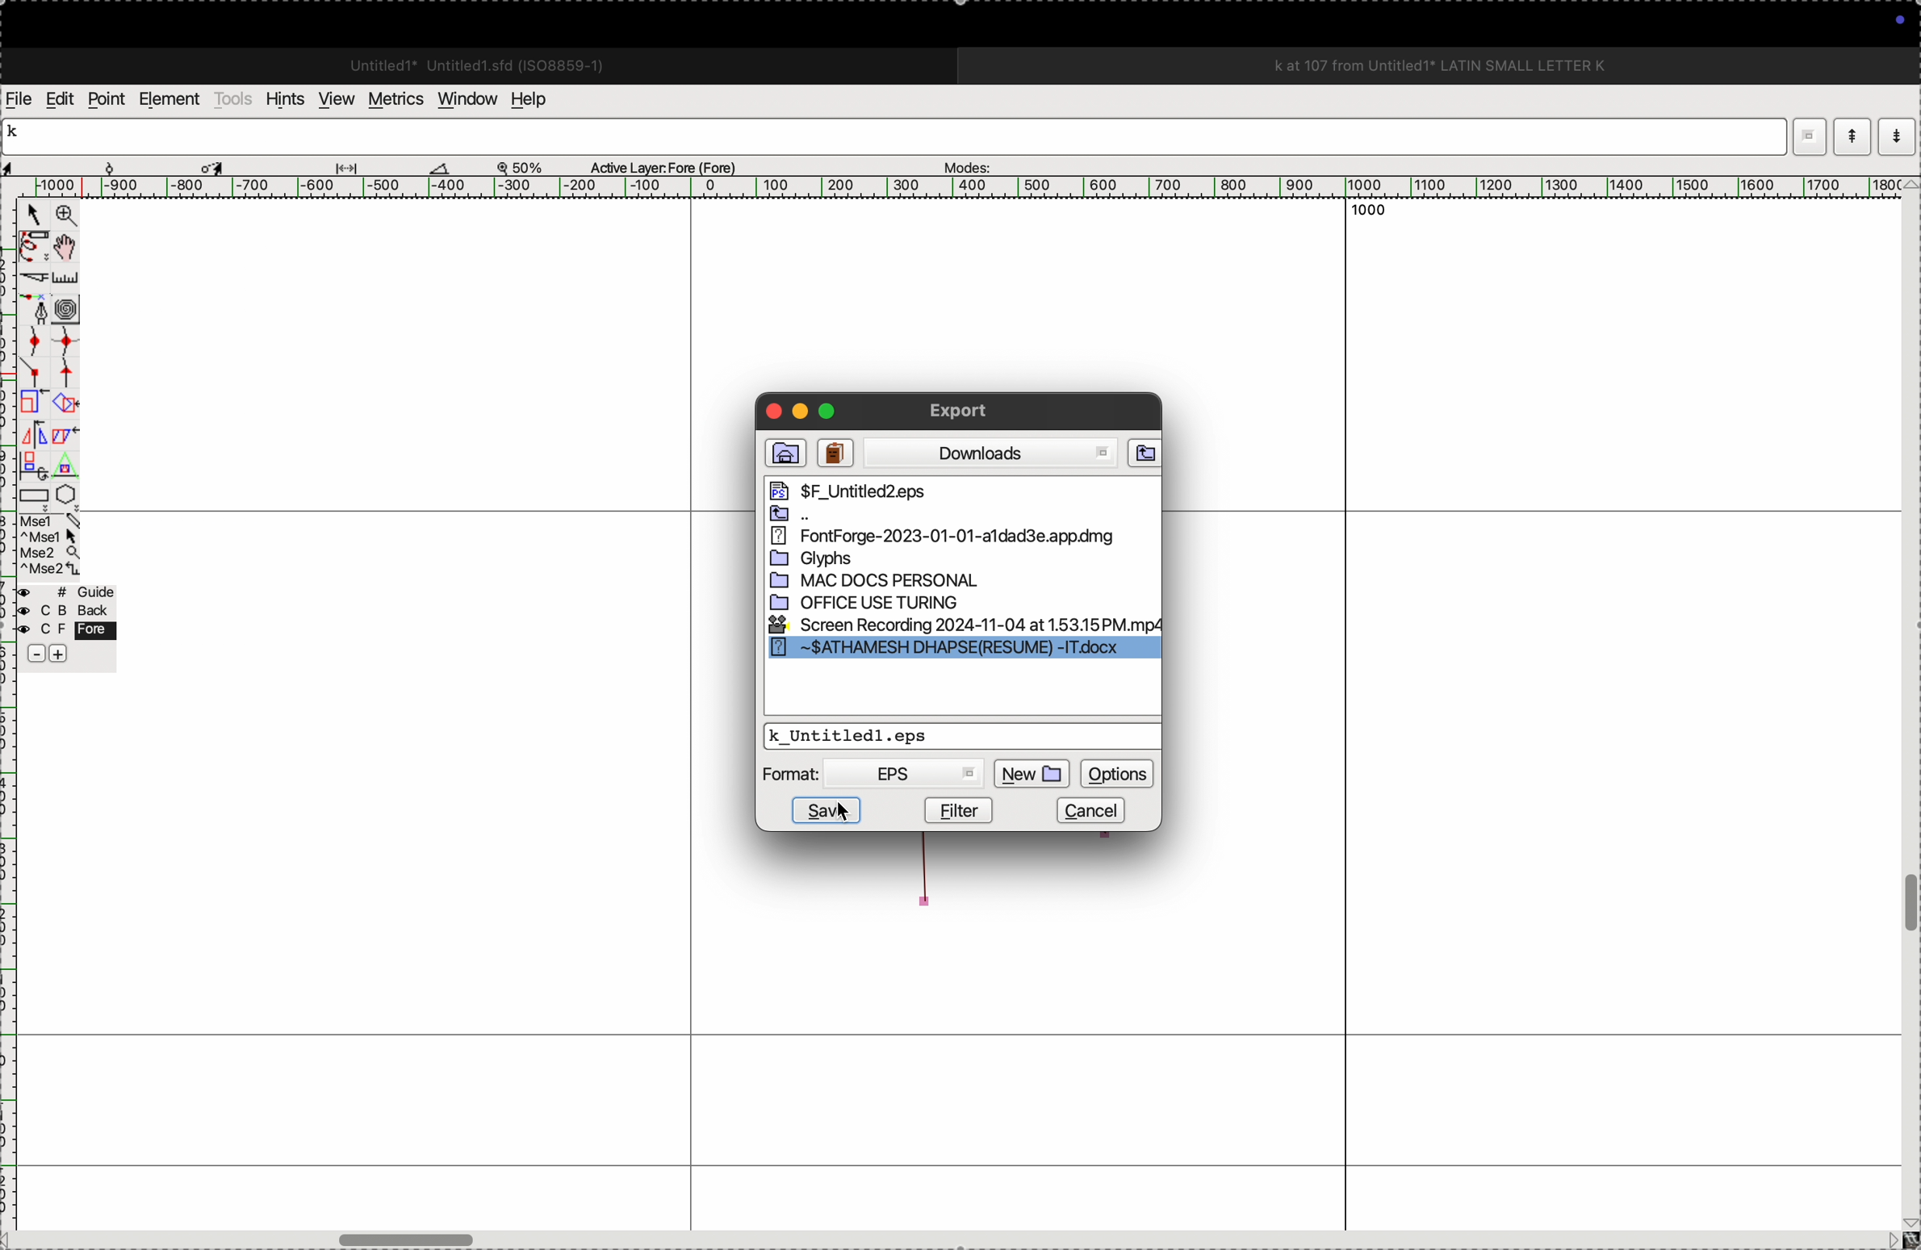 The height and width of the screenshot is (1250, 1921). Describe the element at coordinates (991, 454) in the screenshot. I see `downloads` at that location.